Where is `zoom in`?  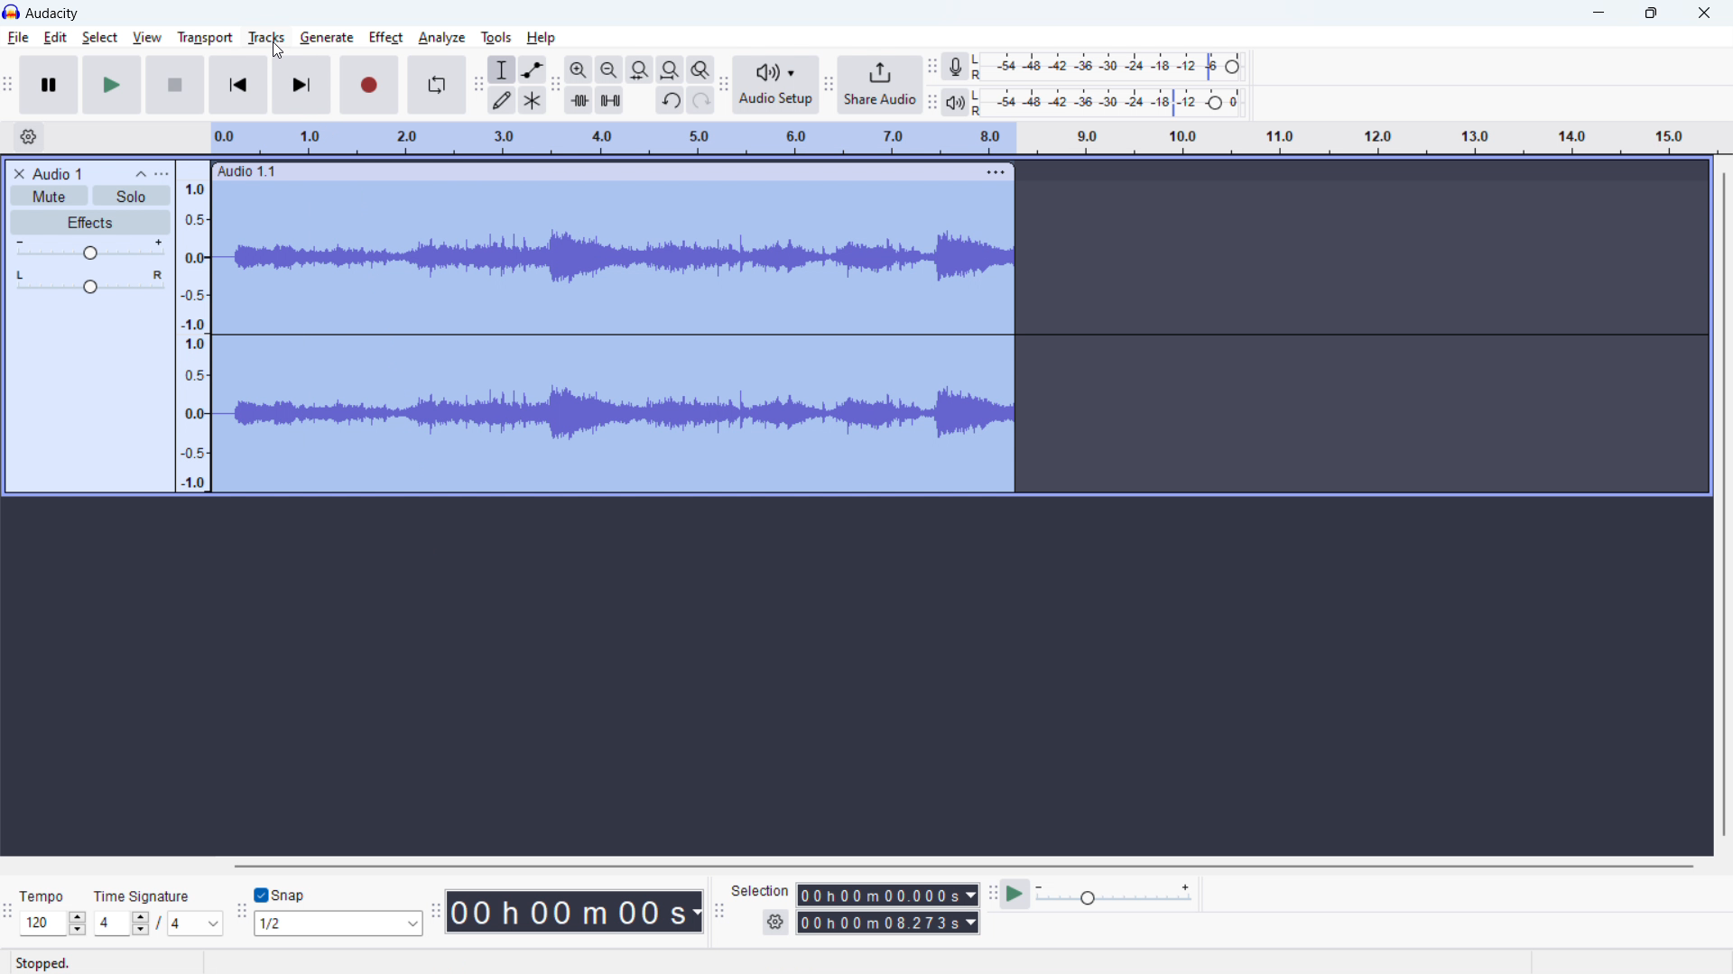
zoom in is located at coordinates (579, 69).